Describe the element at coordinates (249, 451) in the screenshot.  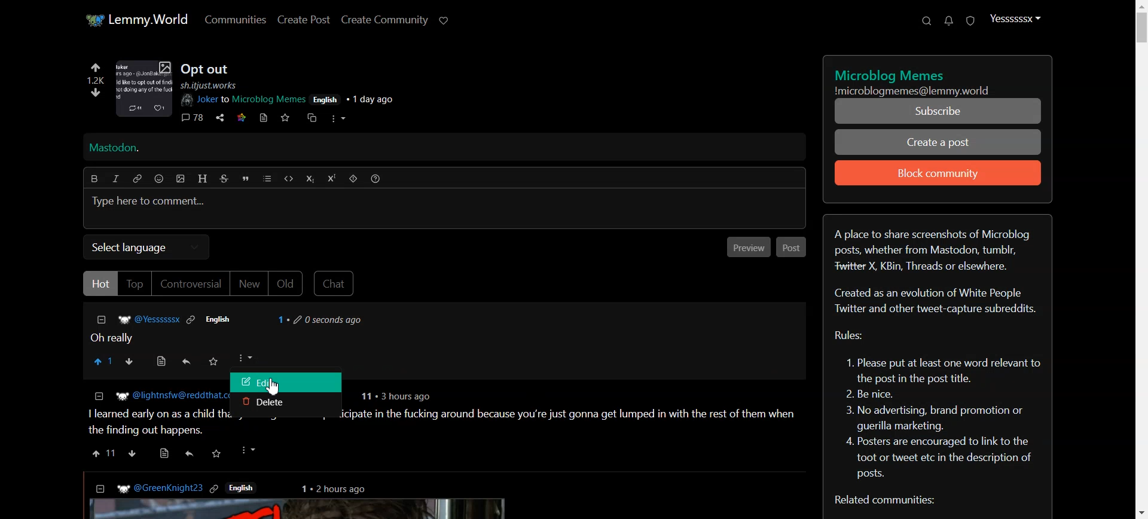
I see `more` at that location.